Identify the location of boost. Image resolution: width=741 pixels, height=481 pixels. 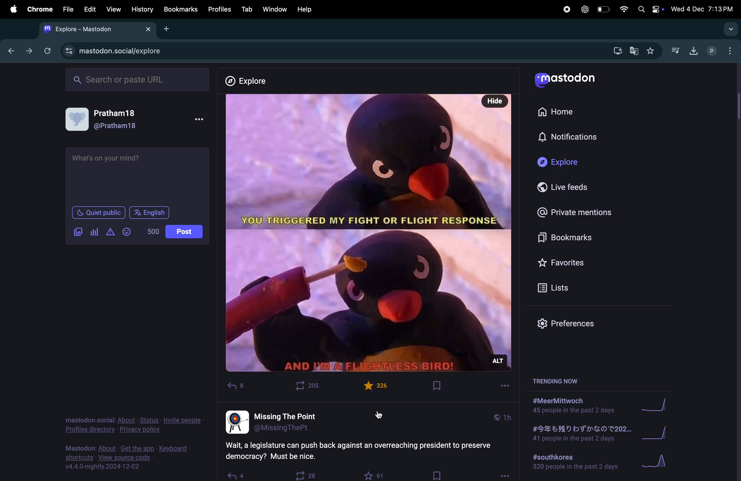
(307, 384).